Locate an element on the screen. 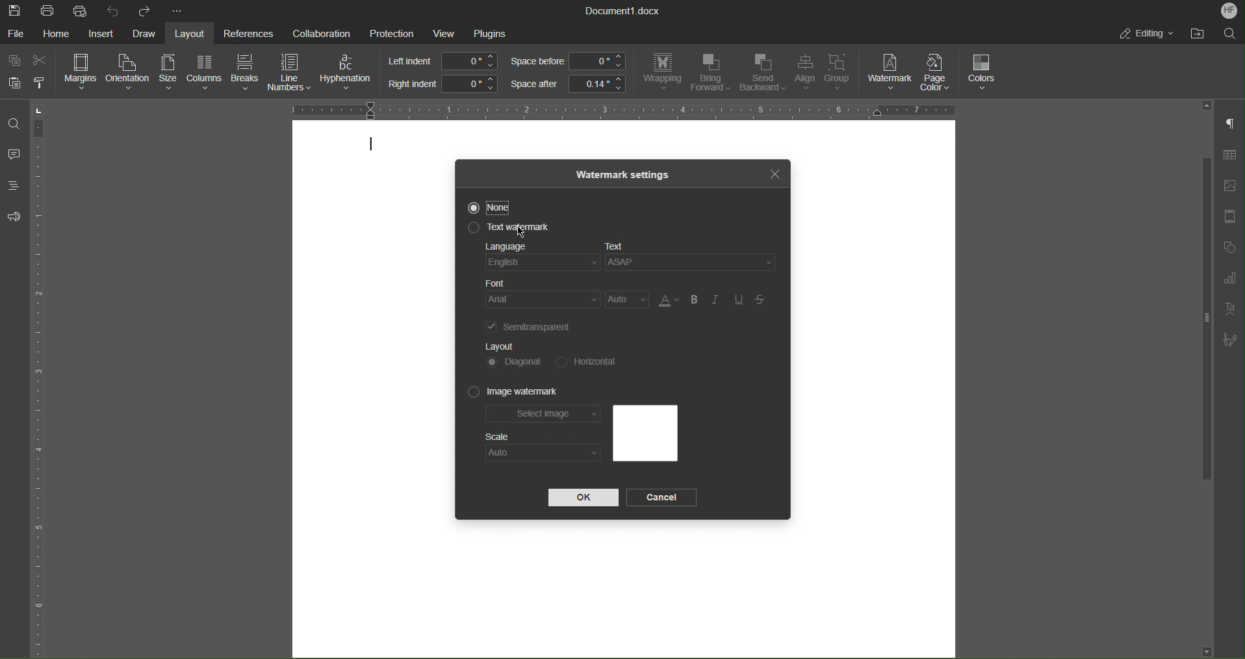  Scale is located at coordinates (498, 437).